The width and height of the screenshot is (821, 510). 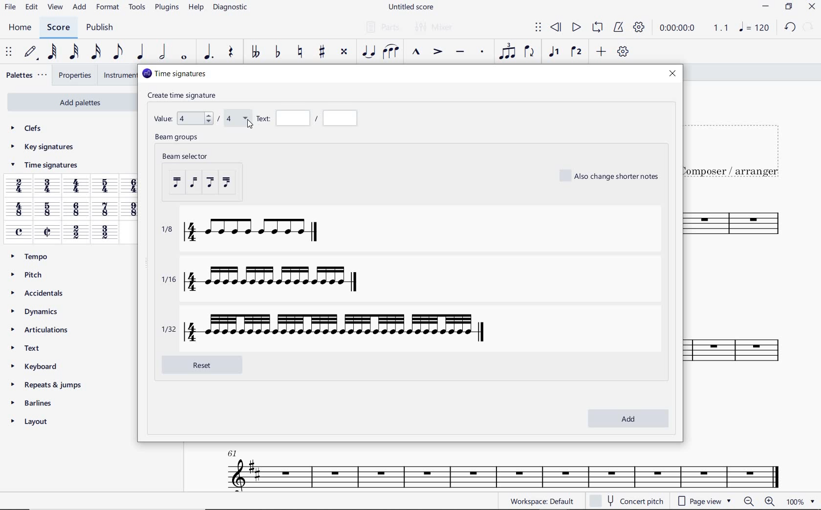 I want to click on TOGGLE NATURAL, so click(x=302, y=52).